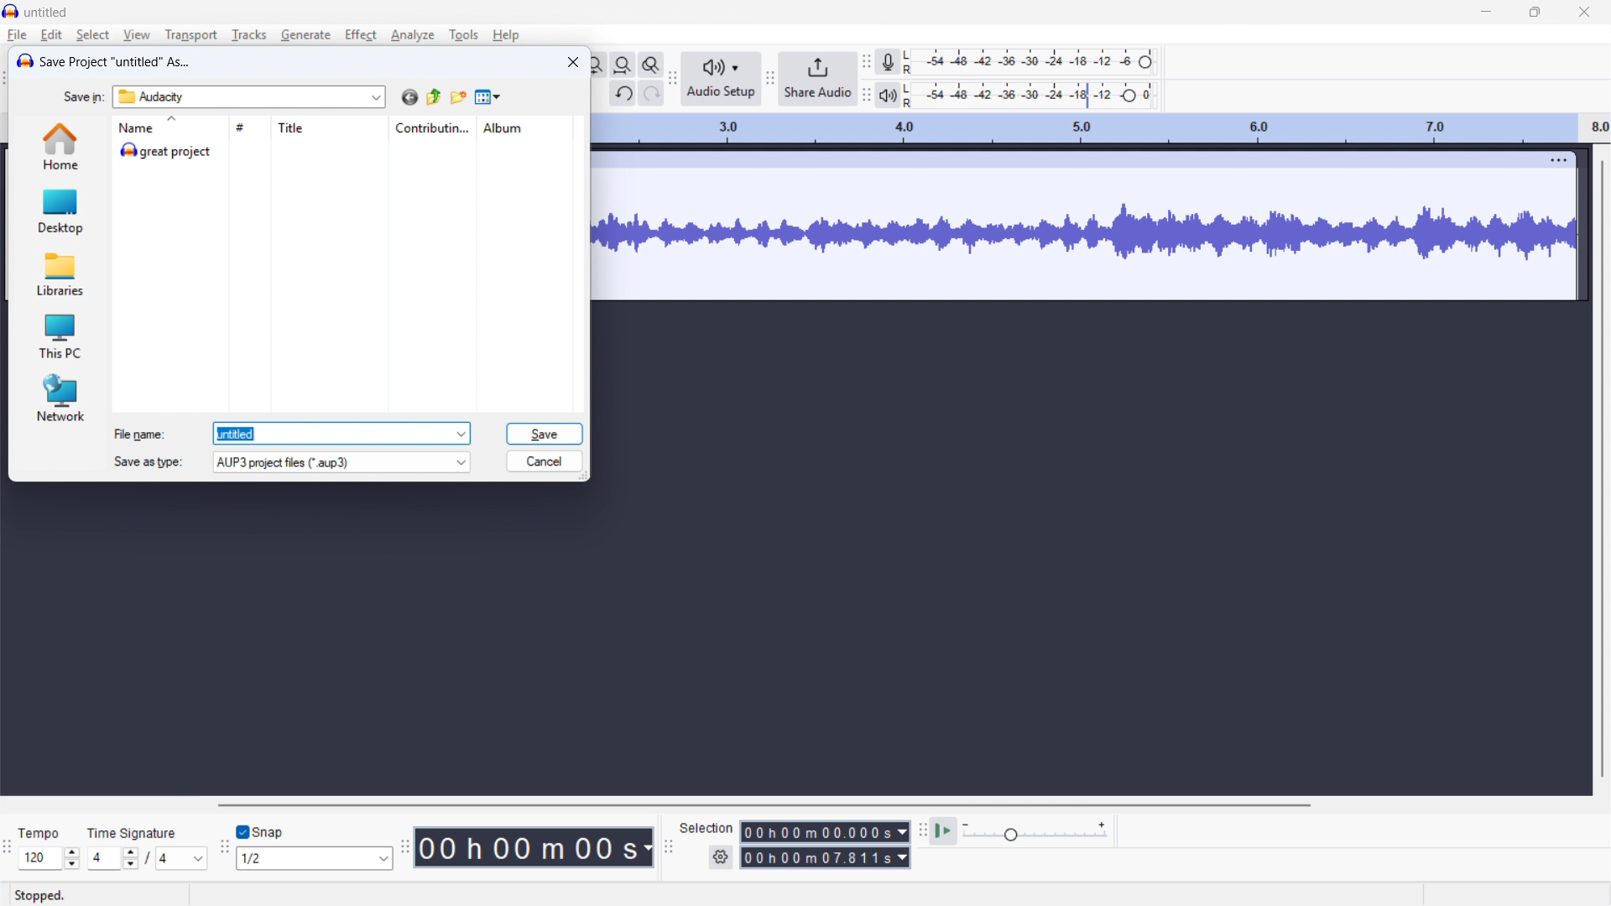 The image size is (1611, 906). Describe the element at coordinates (59, 146) in the screenshot. I see `home` at that location.